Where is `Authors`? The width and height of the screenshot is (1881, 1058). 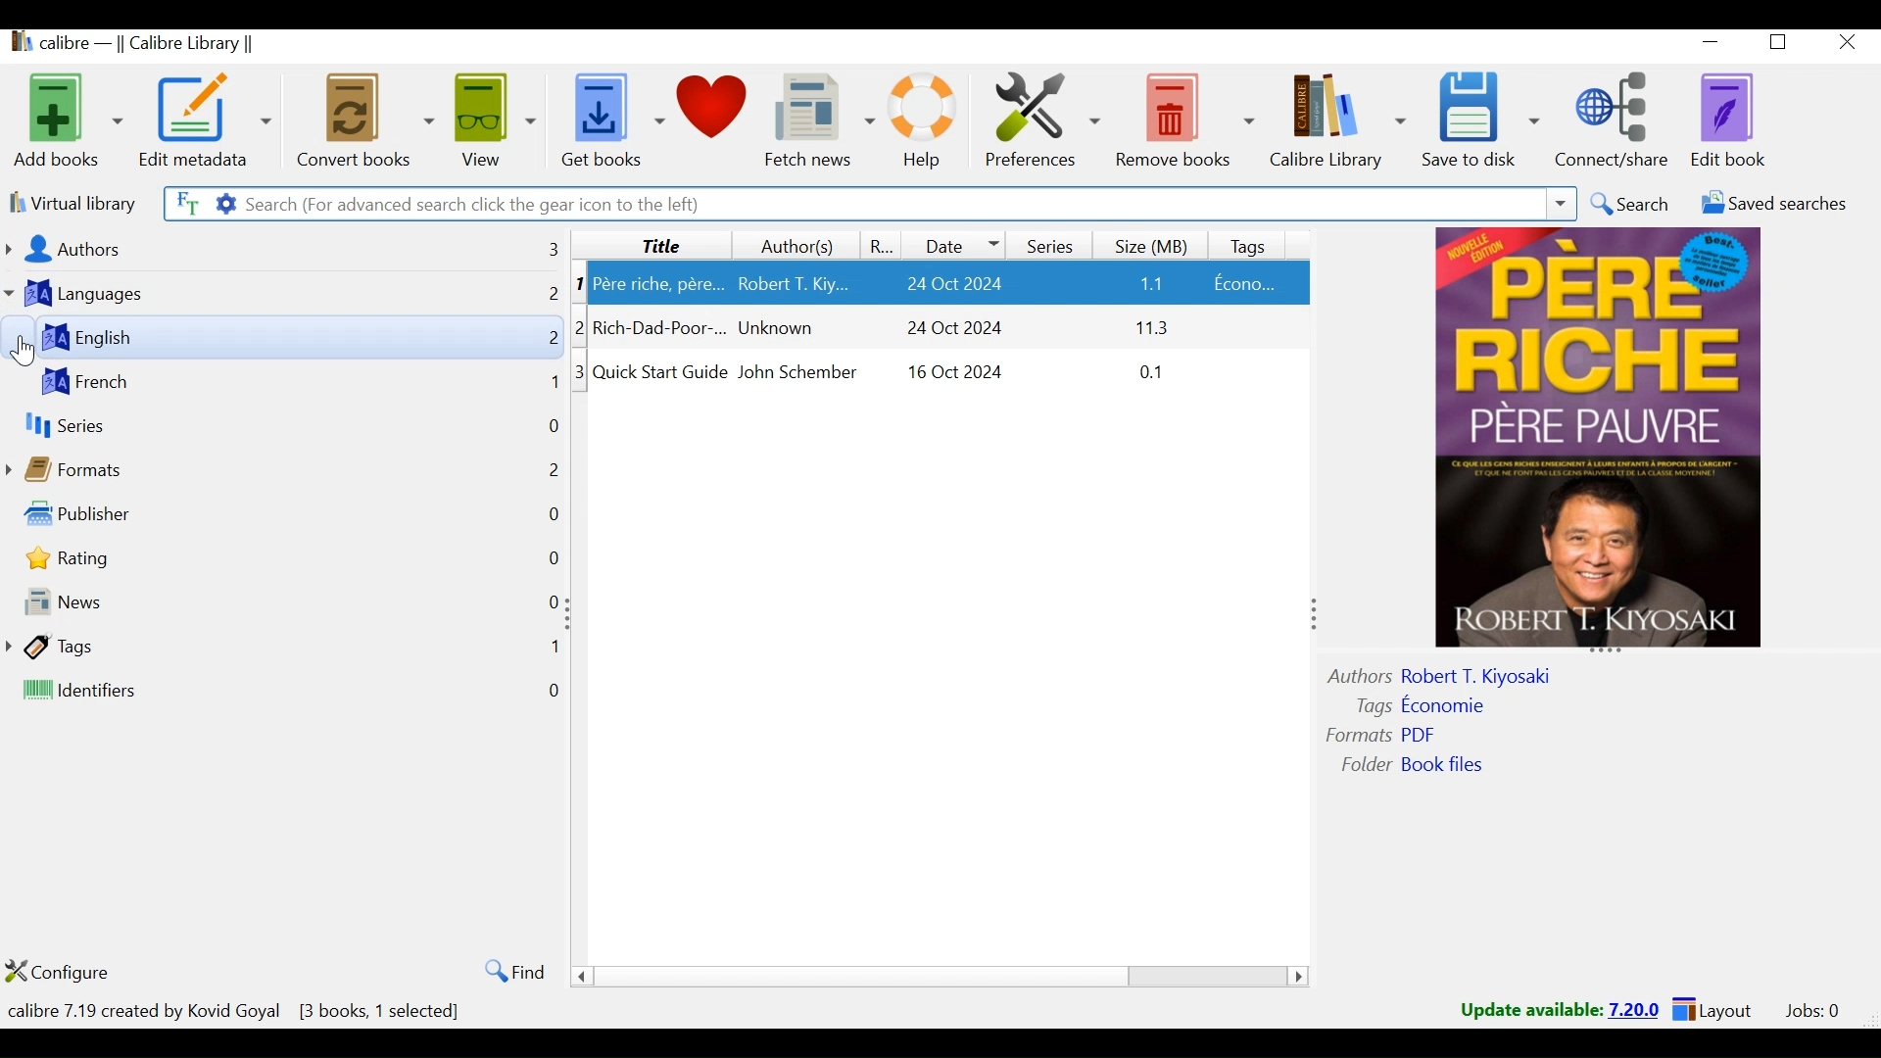 Authors is located at coordinates (795, 246).